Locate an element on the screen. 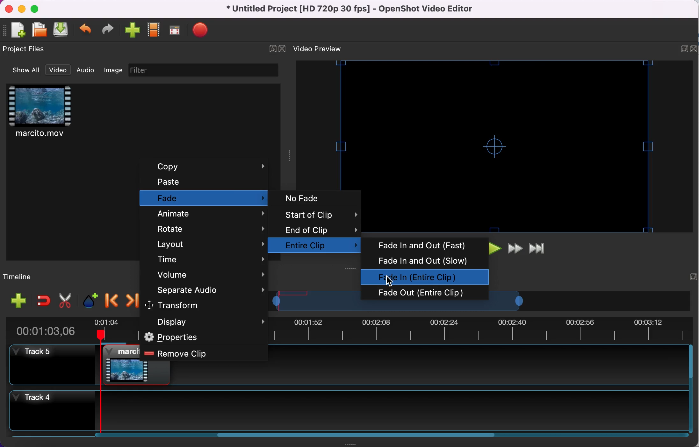 The height and width of the screenshot is (447, 699). export file is located at coordinates (208, 30).